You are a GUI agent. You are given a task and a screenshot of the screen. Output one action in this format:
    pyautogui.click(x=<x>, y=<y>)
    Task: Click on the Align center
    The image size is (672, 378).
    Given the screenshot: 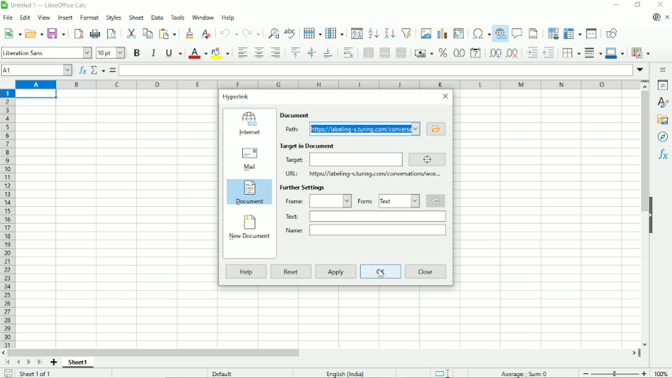 What is the action you would take?
    pyautogui.click(x=259, y=53)
    